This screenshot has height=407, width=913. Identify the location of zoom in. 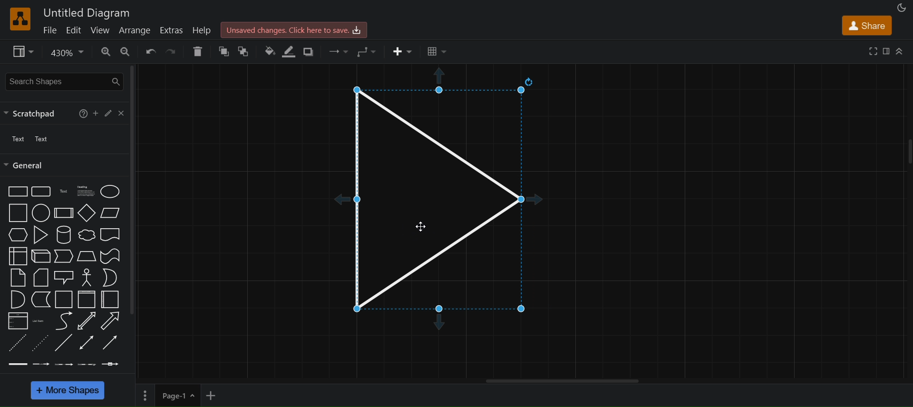
(106, 52).